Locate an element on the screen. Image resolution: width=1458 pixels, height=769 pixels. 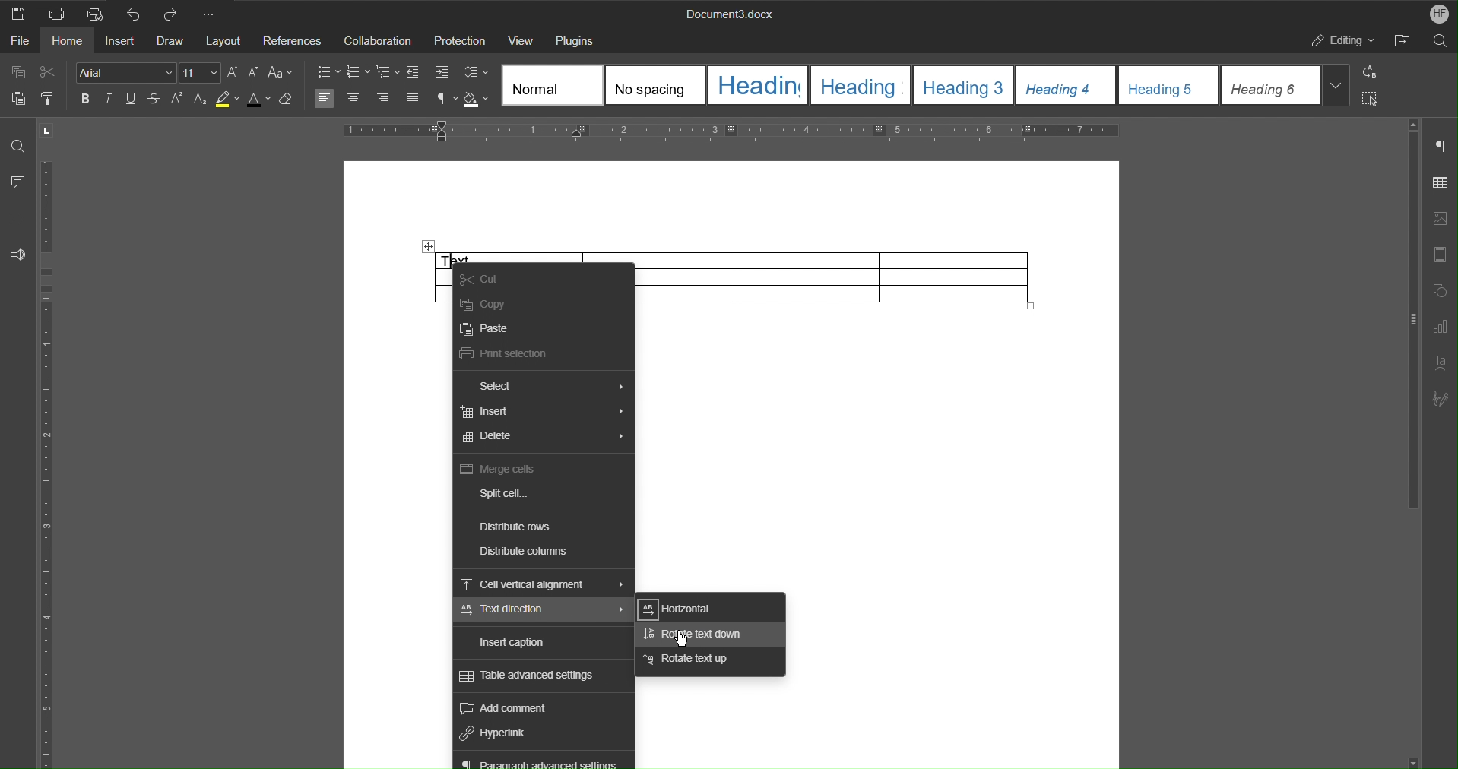
Heading 3 is located at coordinates (963, 84).